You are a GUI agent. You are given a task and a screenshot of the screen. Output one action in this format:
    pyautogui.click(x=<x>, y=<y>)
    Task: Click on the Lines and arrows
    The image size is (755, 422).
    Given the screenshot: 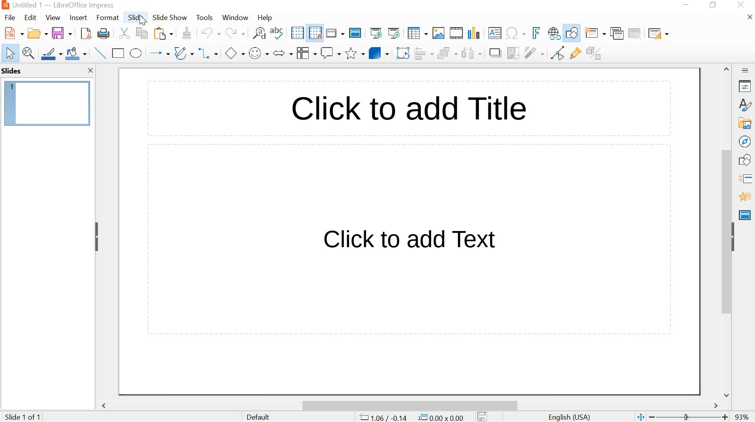 What is the action you would take?
    pyautogui.click(x=159, y=52)
    